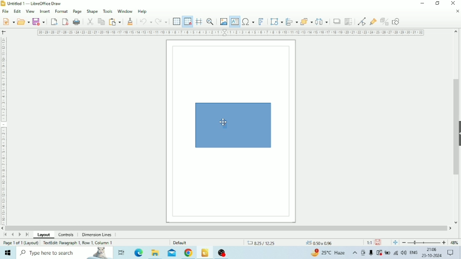 The height and width of the screenshot is (259, 461). What do you see at coordinates (155, 253) in the screenshot?
I see `File Explorer` at bounding box center [155, 253].